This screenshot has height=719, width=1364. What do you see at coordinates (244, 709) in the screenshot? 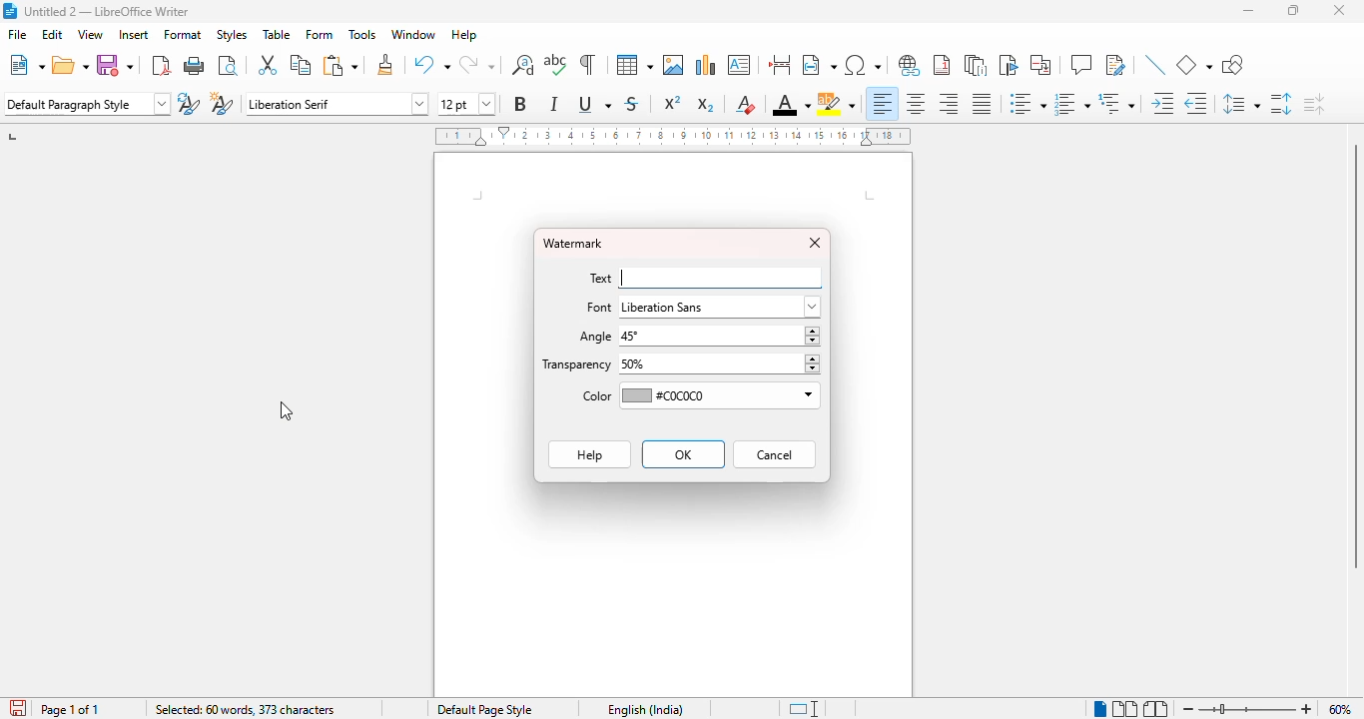
I see `selected 60 words, 373 characters` at bounding box center [244, 709].